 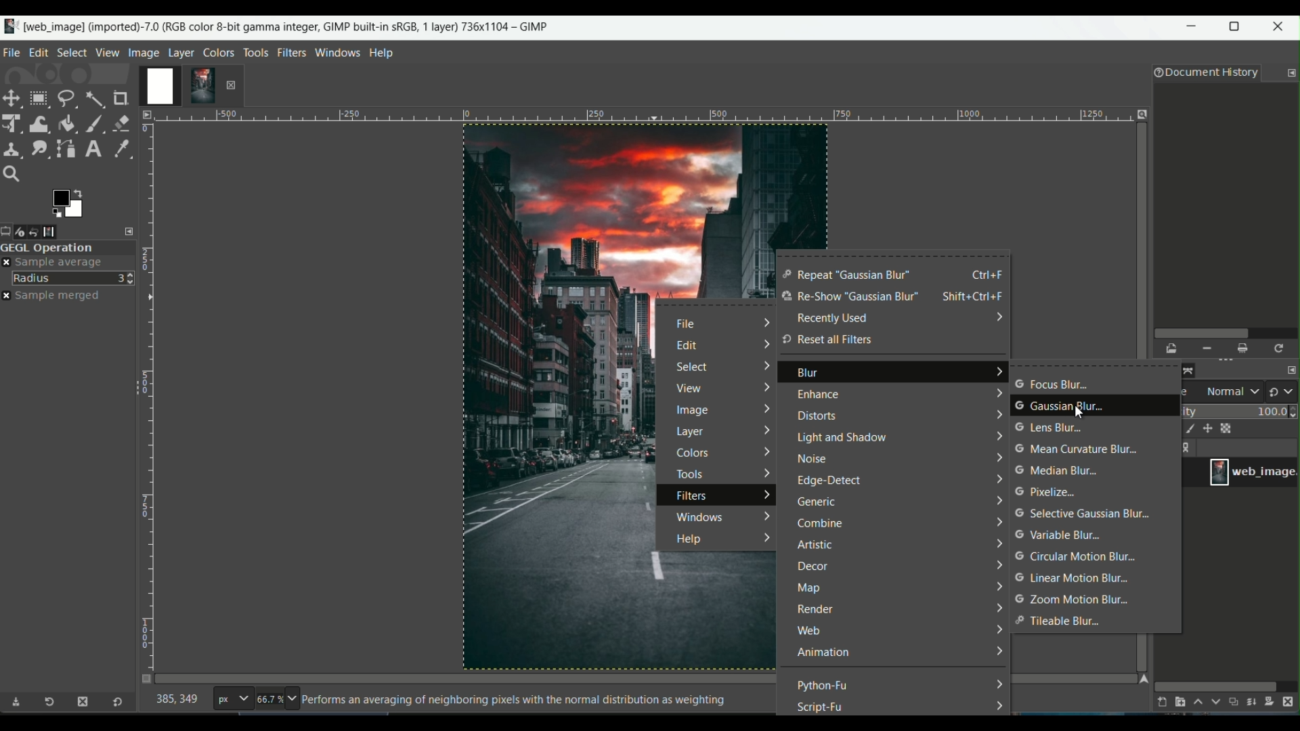 What do you see at coordinates (131, 231) in the screenshot?
I see `configure this tab` at bounding box center [131, 231].